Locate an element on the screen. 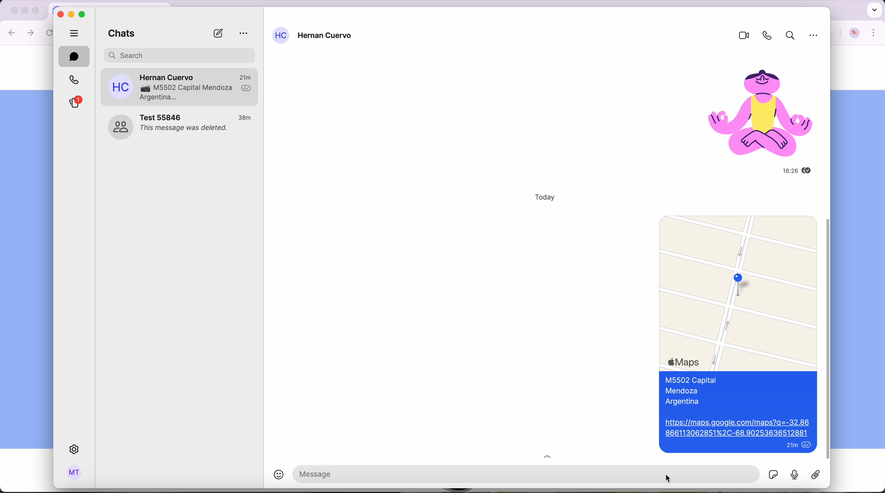 The image size is (885, 493). seen is located at coordinates (808, 446).